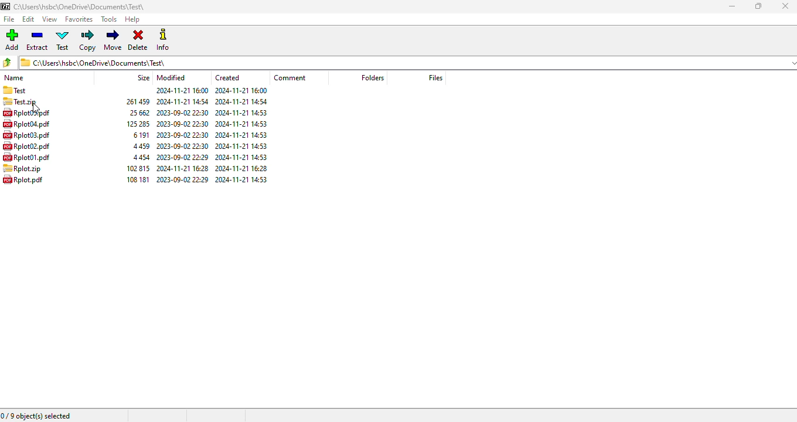  I want to click on modified, so click(172, 78).